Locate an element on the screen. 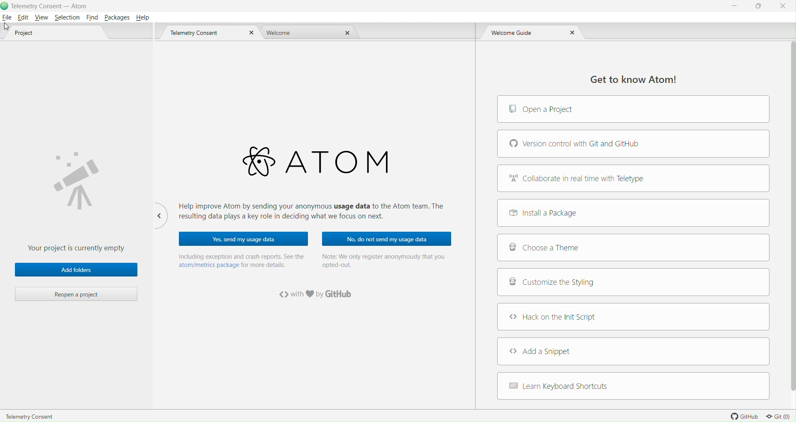  Git (0) is located at coordinates (779, 417).